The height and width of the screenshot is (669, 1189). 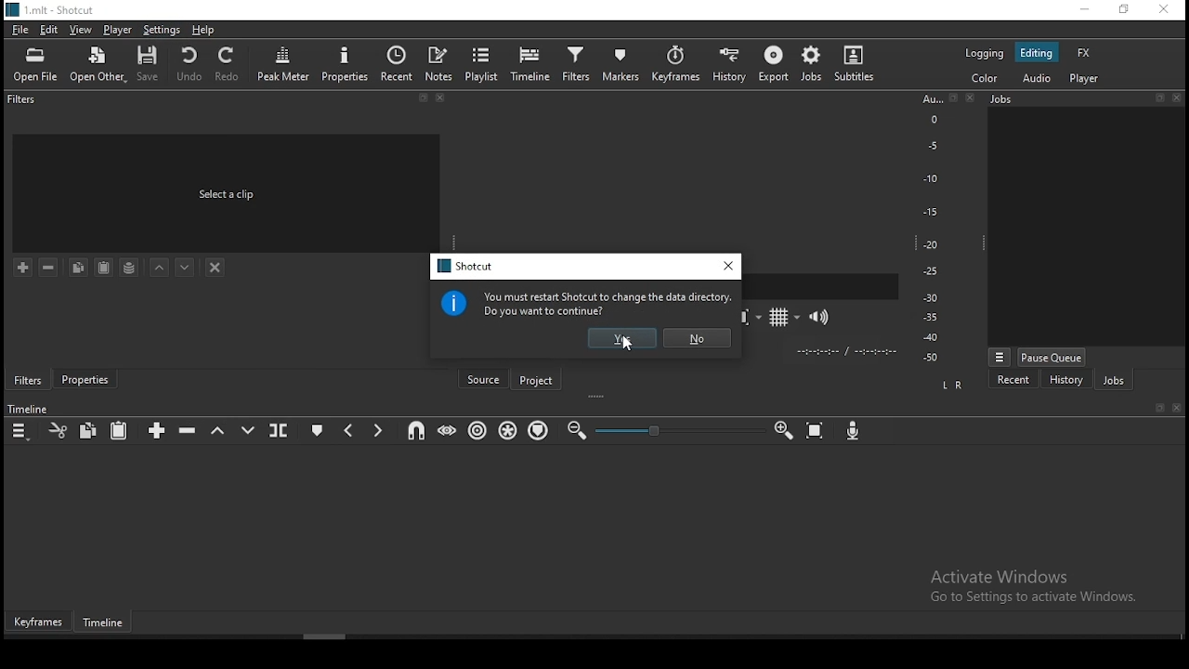 What do you see at coordinates (623, 64) in the screenshot?
I see `markers` at bounding box center [623, 64].